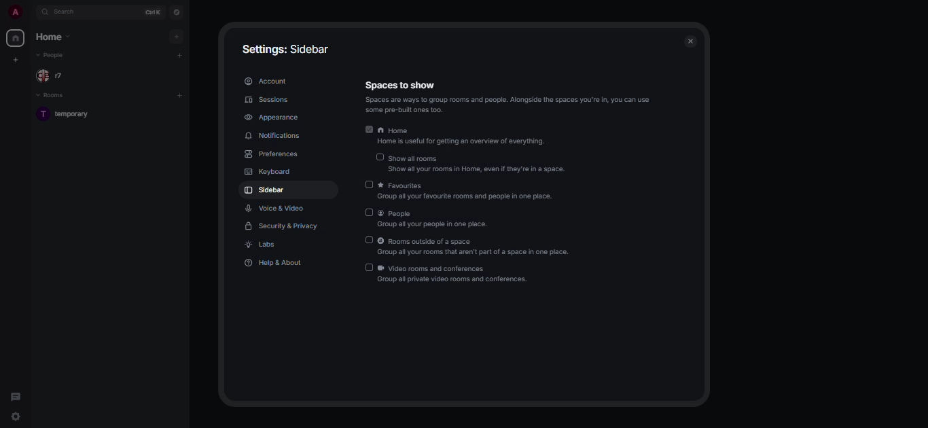 The width and height of the screenshot is (928, 428). I want to click on favorites, so click(471, 192).